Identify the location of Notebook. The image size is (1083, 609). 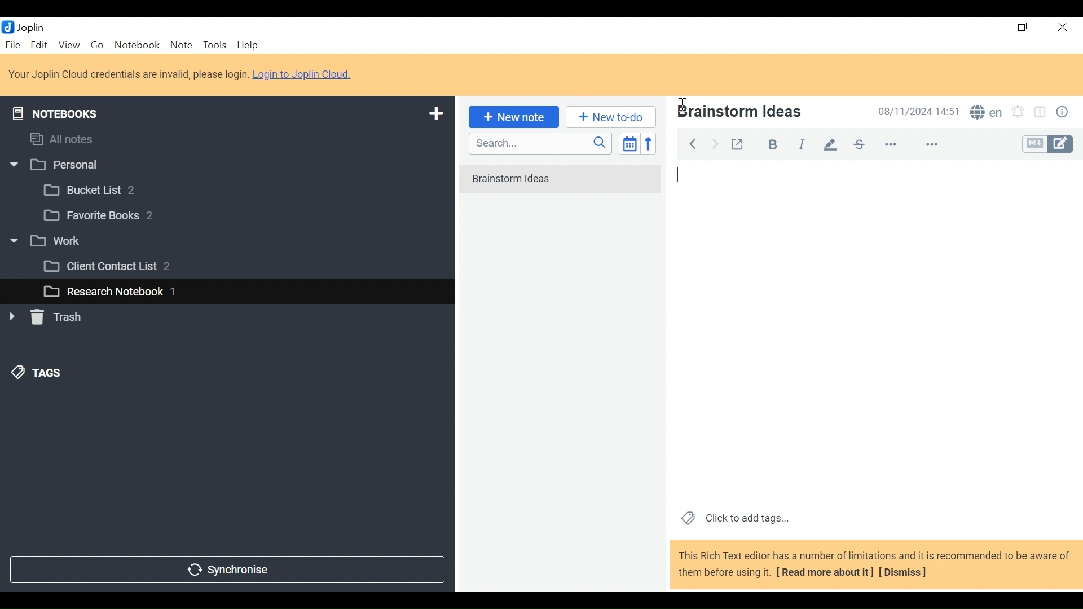
(138, 45).